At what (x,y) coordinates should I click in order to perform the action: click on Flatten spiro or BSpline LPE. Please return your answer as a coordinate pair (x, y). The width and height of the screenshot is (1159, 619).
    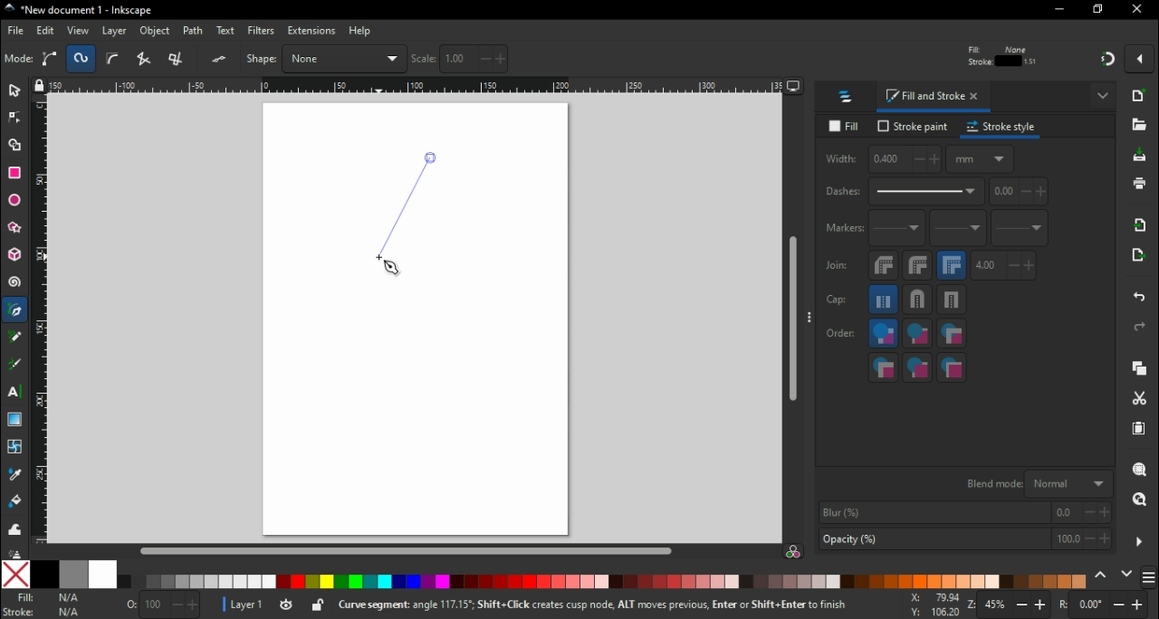
    Looking at the image, I should click on (221, 59).